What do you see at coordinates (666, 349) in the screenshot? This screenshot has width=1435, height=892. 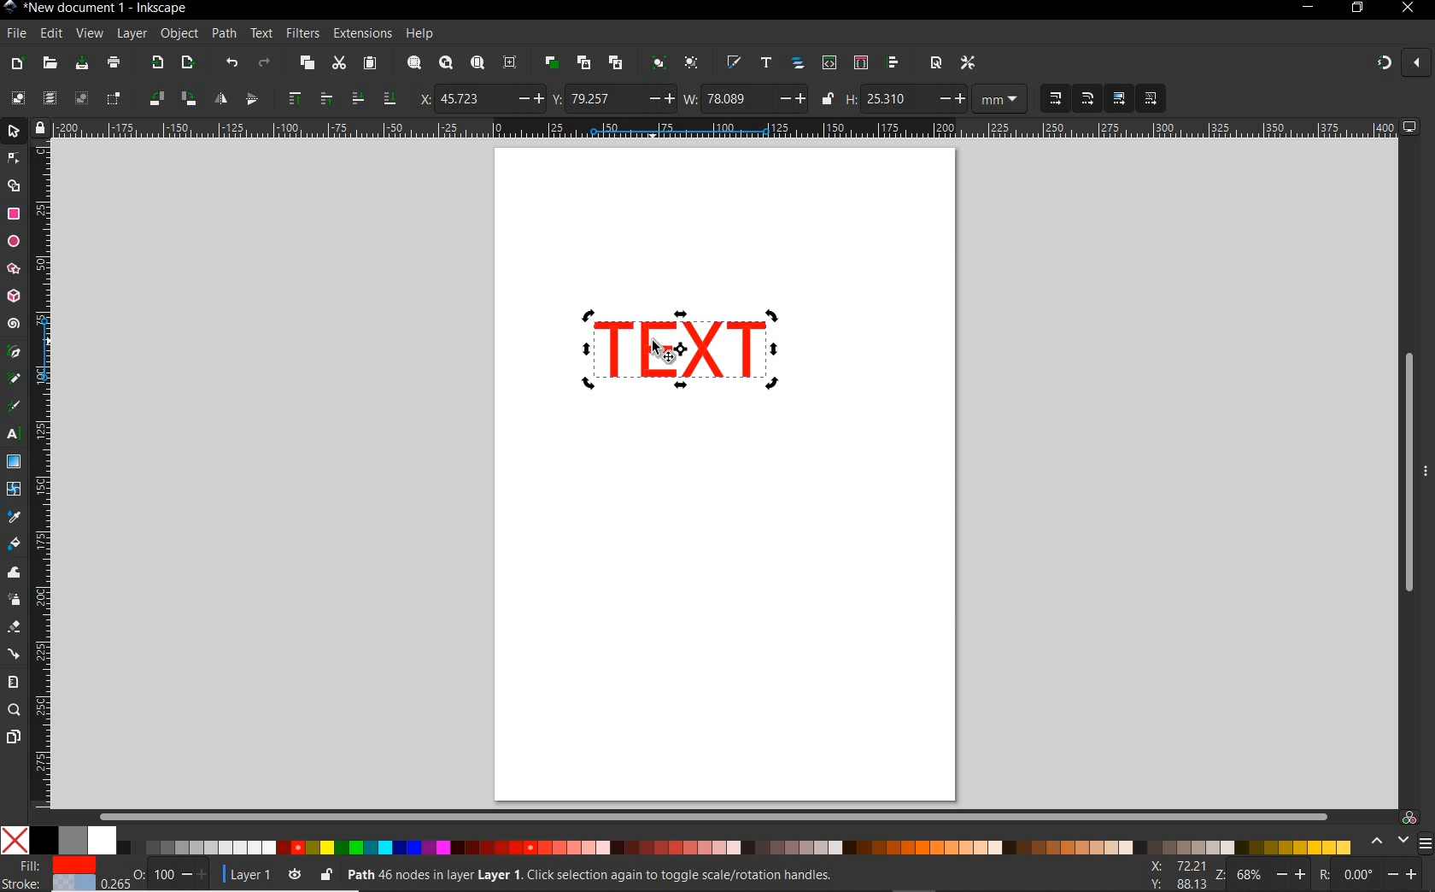 I see `cursor` at bounding box center [666, 349].